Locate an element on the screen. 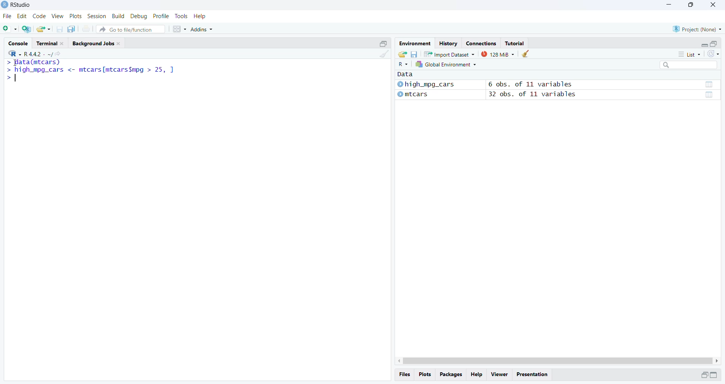  Code is located at coordinates (39, 16).